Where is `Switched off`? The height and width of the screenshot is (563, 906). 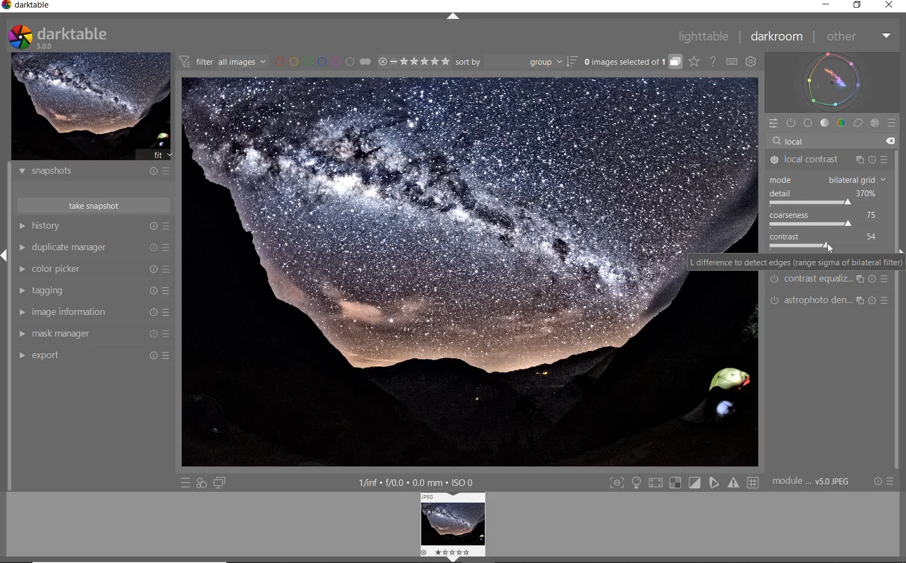 Switched off is located at coordinates (774, 280).